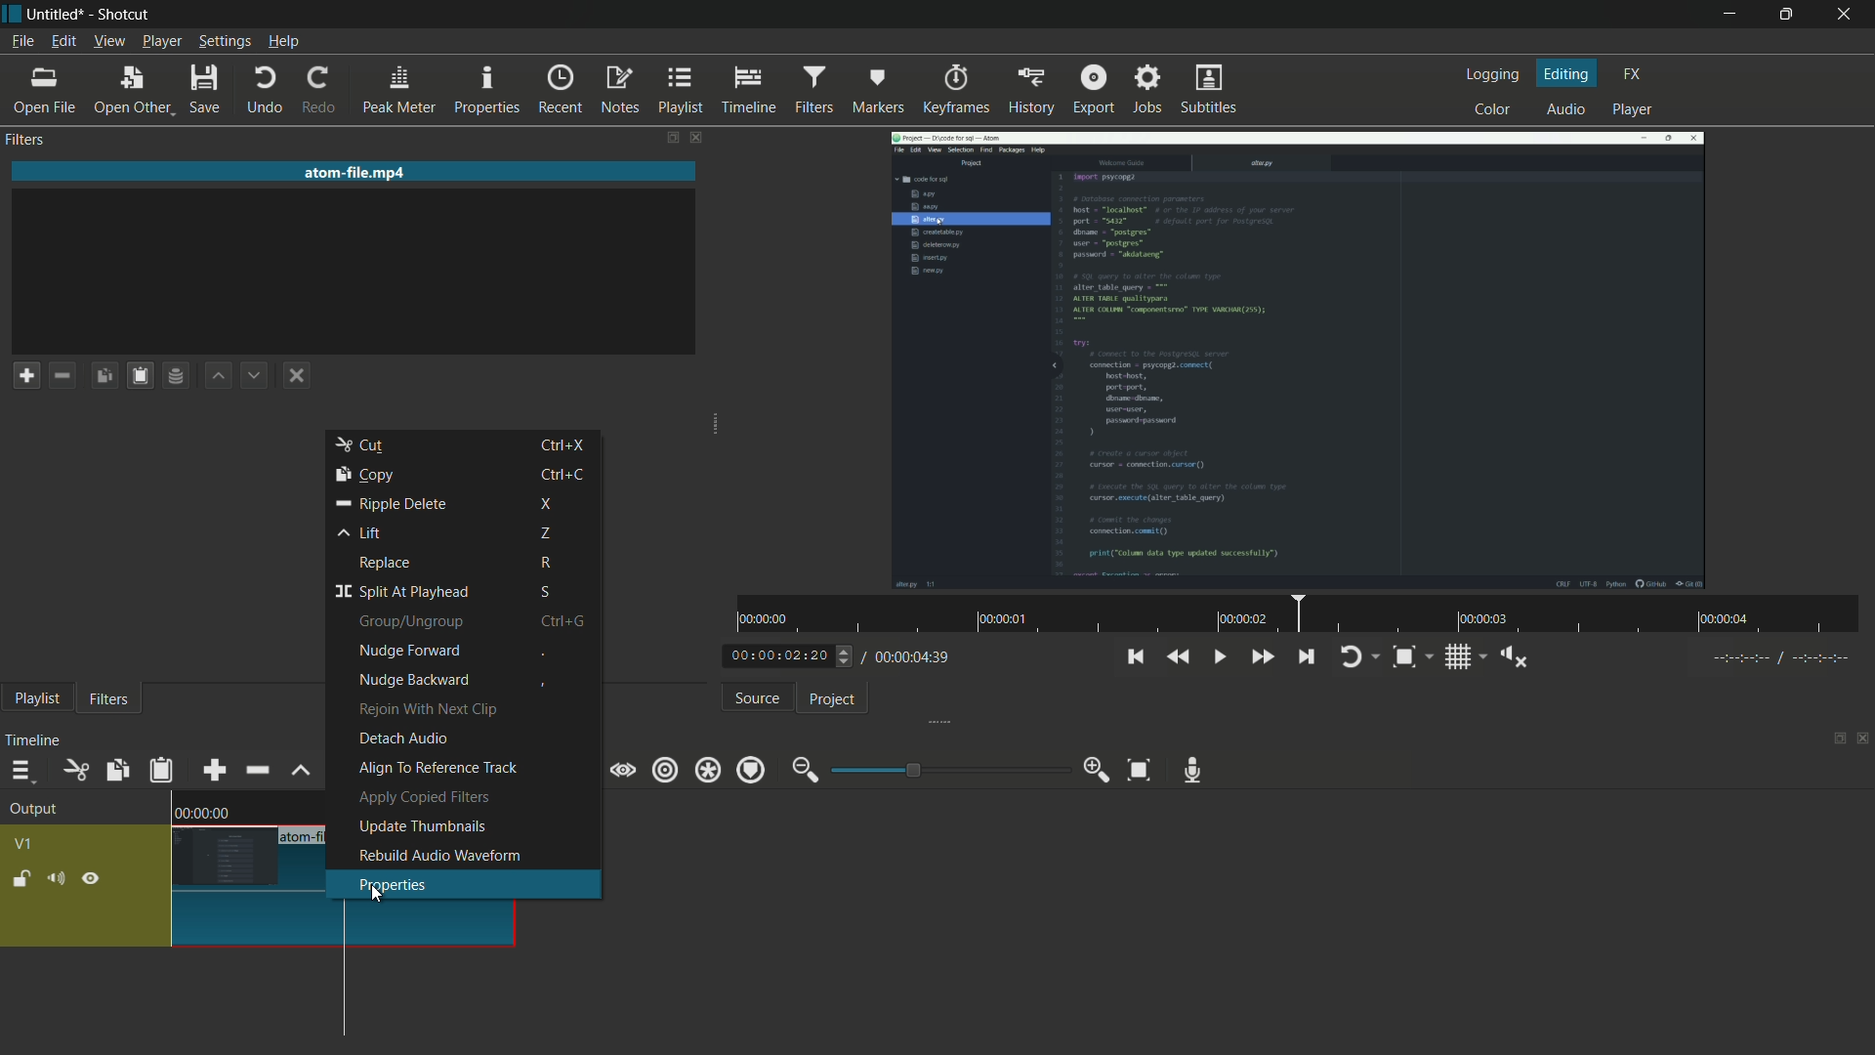  Describe the element at coordinates (1211, 88) in the screenshot. I see `subtitles` at that location.